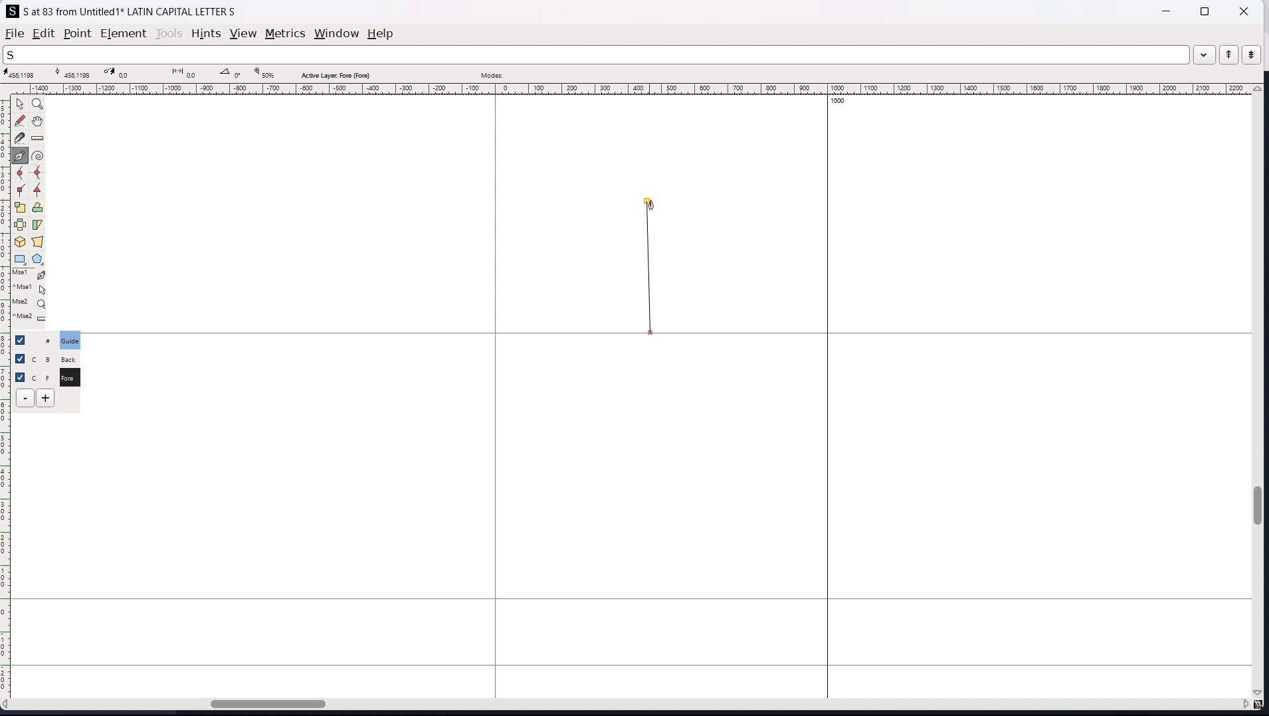 The image size is (1269, 716). What do you see at coordinates (335, 75) in the screenshot?
I see `active layer` at bounding box center [335, 75].